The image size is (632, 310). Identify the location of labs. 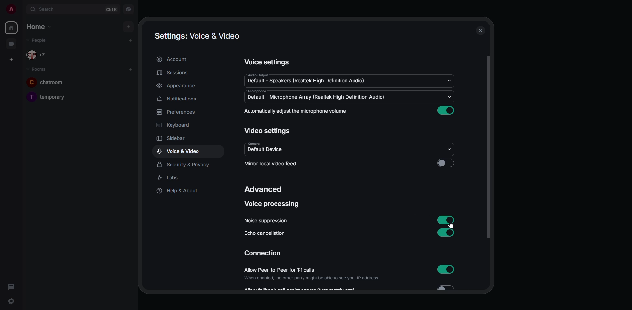
(169, 178).